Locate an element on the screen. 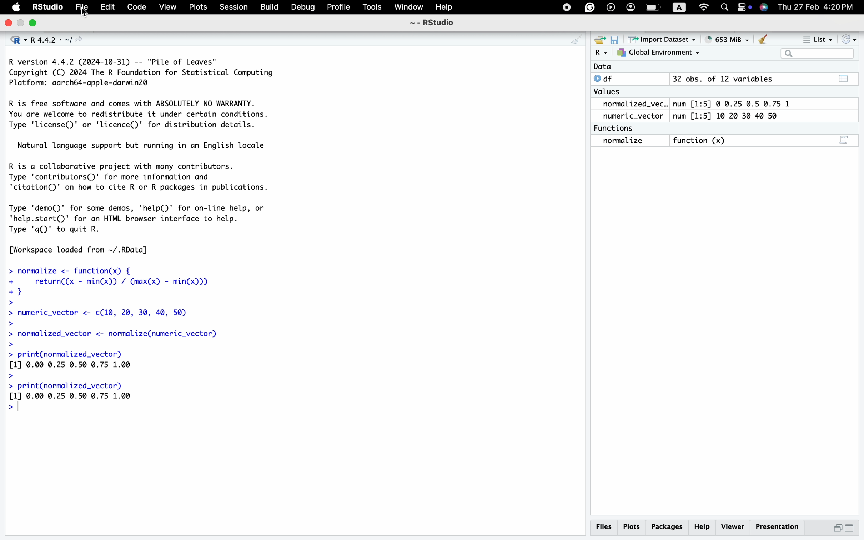 The width and height of the screenshot is (864, 540). Normalize is located at coordinates (624, 141).